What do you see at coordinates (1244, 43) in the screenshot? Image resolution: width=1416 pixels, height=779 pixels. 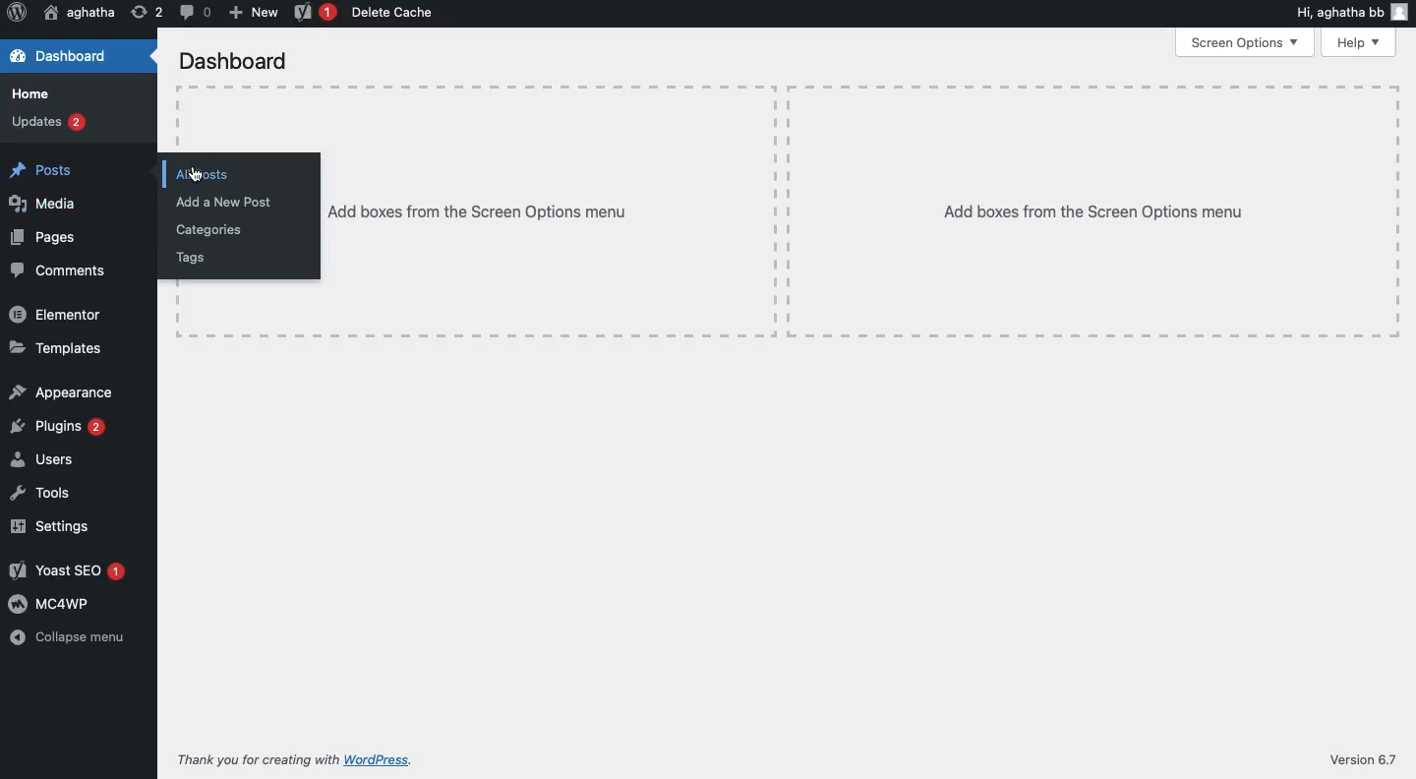 I see `Screen Options` at bounding box center [1244, 43].